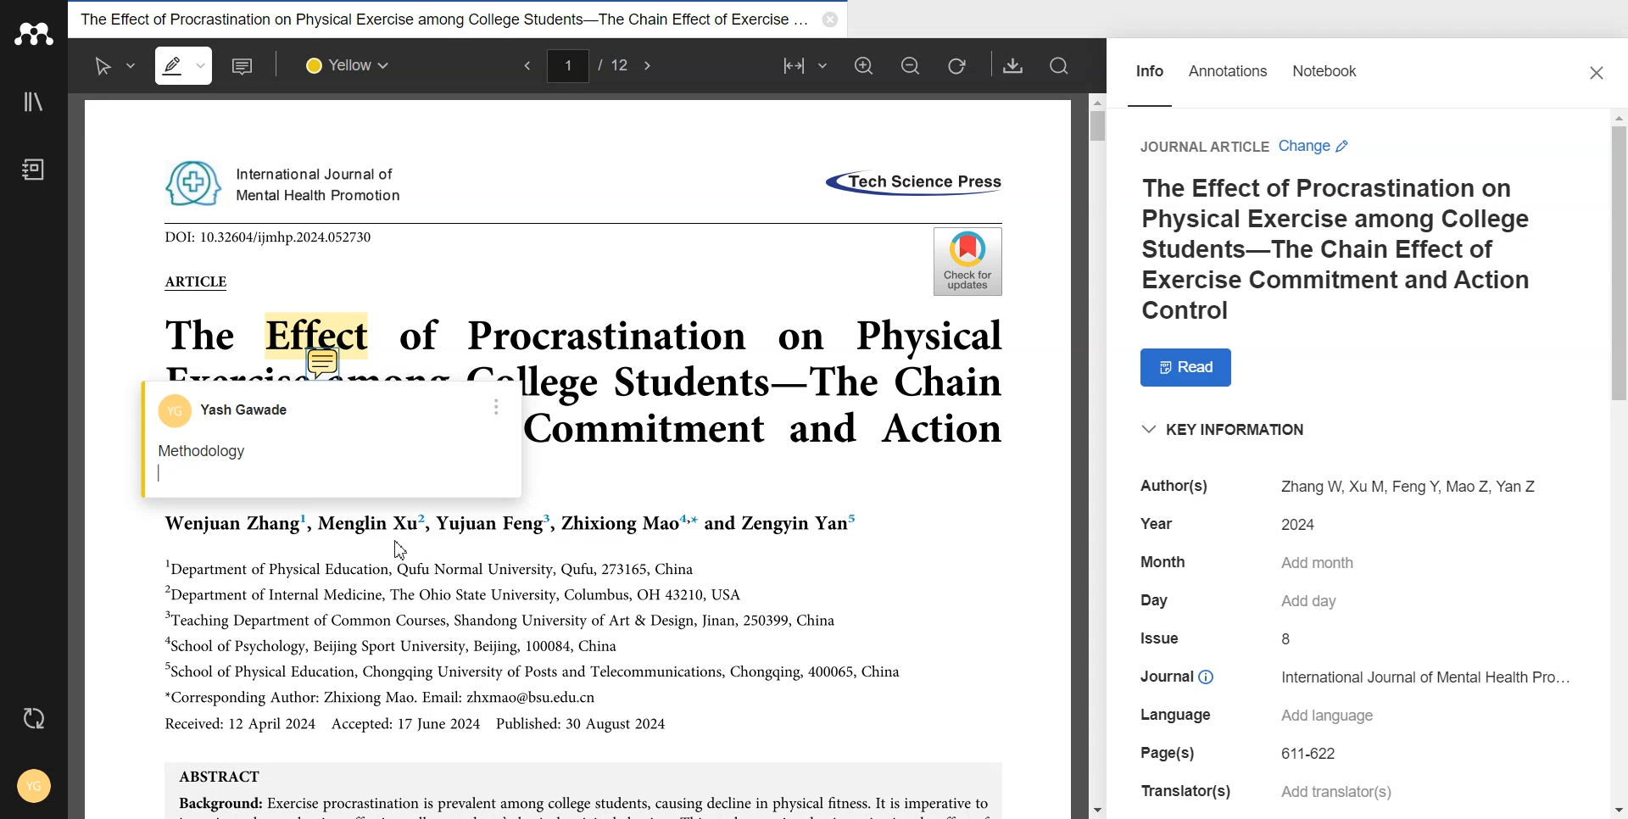  Describe the element at coordinates (1600, 75) in the screenshot. I see `Close` at that location.